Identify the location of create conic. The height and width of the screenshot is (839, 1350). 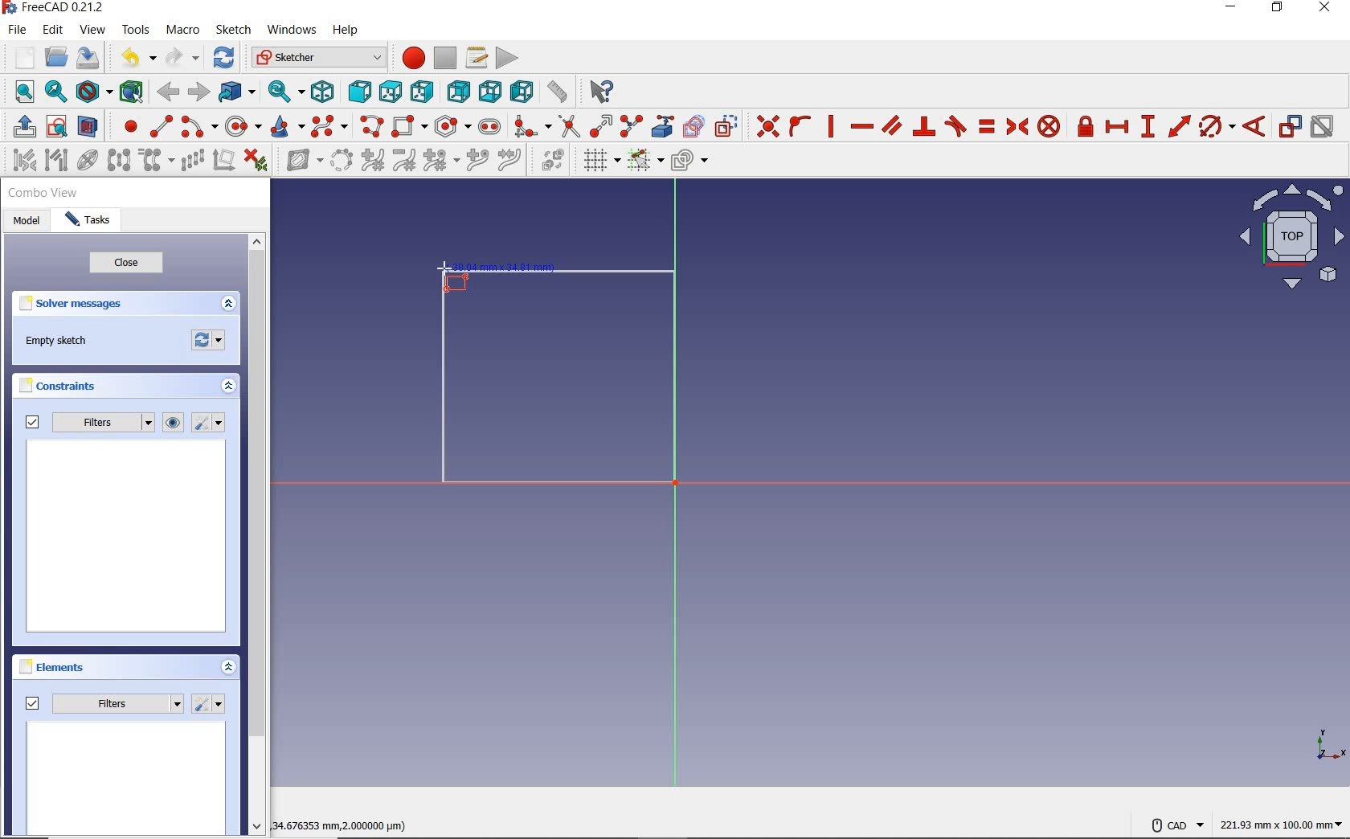
(287, 128).